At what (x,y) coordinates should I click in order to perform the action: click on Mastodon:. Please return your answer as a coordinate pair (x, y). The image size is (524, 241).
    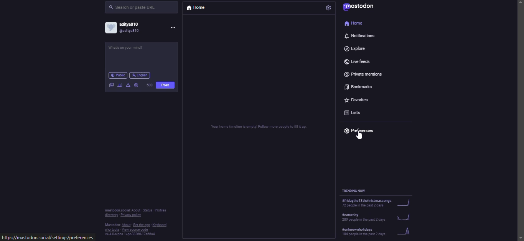
    Looking at the image, I should click on (114, 224).